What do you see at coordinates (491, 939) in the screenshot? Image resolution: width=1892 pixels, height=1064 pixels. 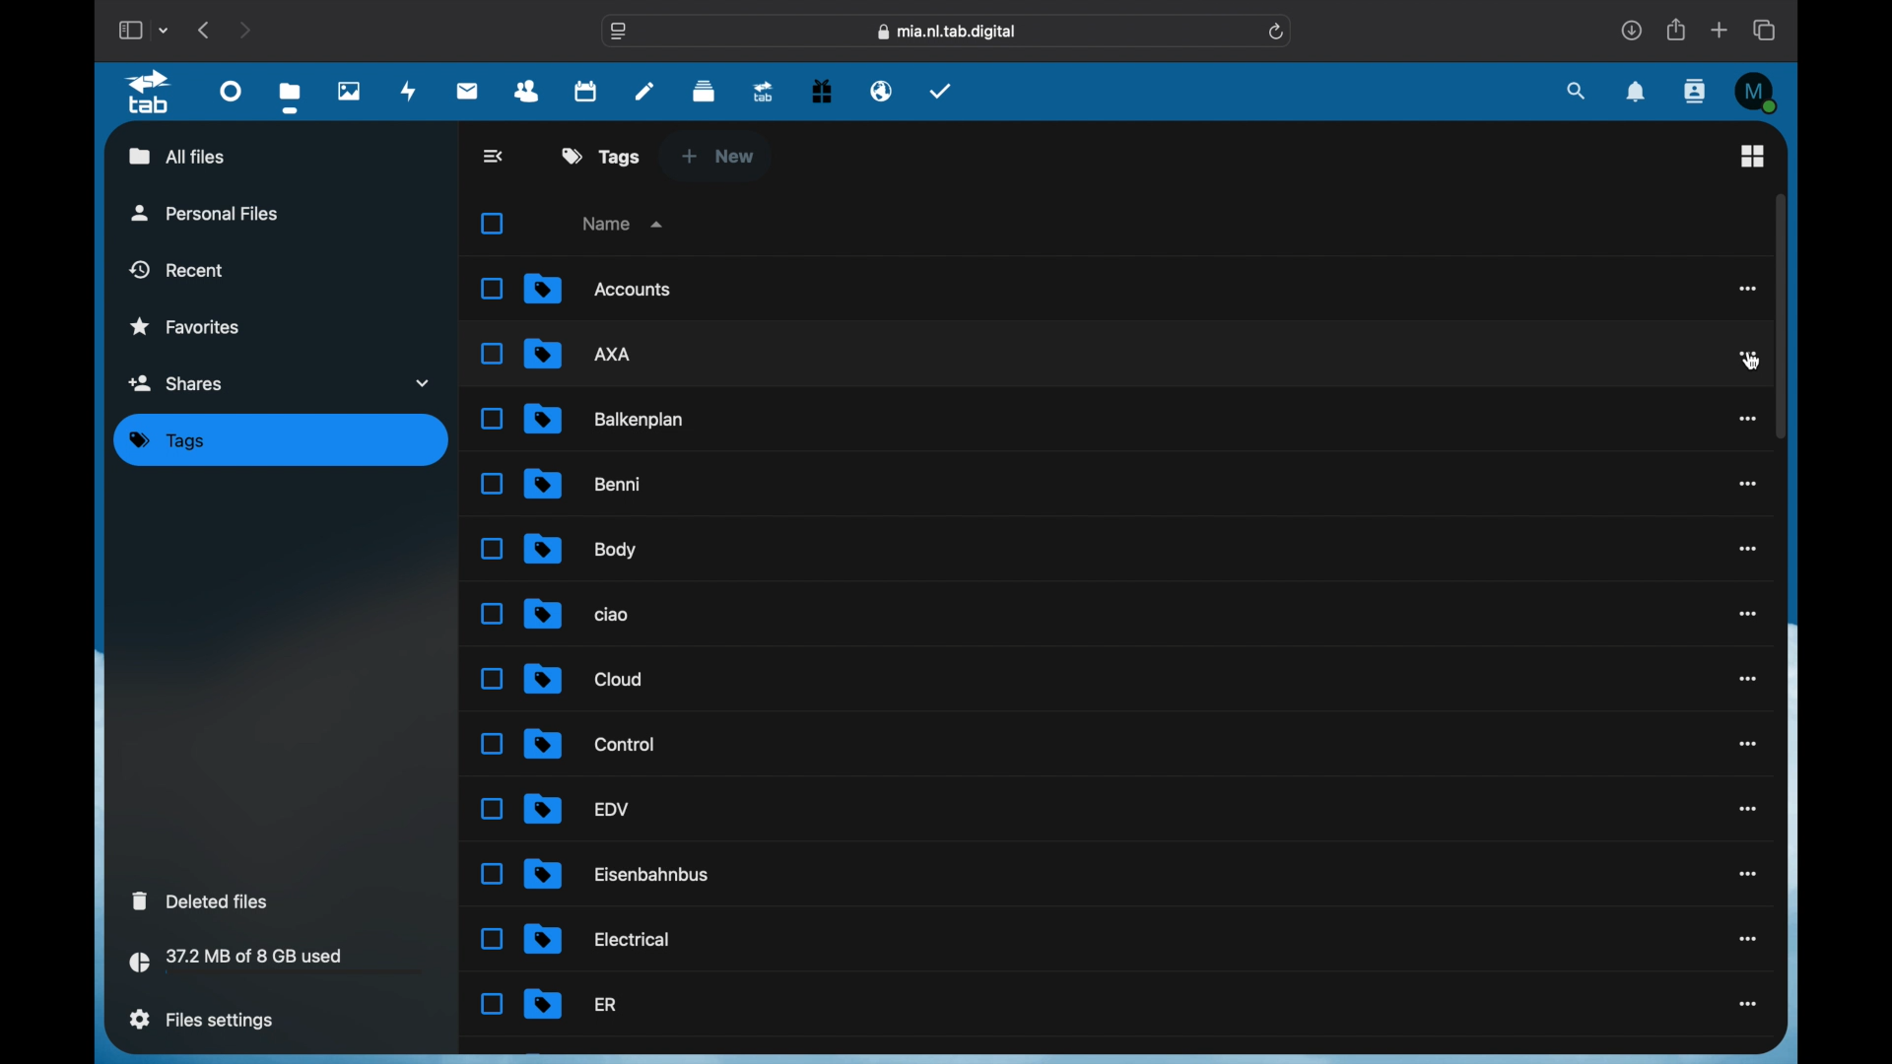 I see `Unselected Checkbox` at bounding box center [491, 939].